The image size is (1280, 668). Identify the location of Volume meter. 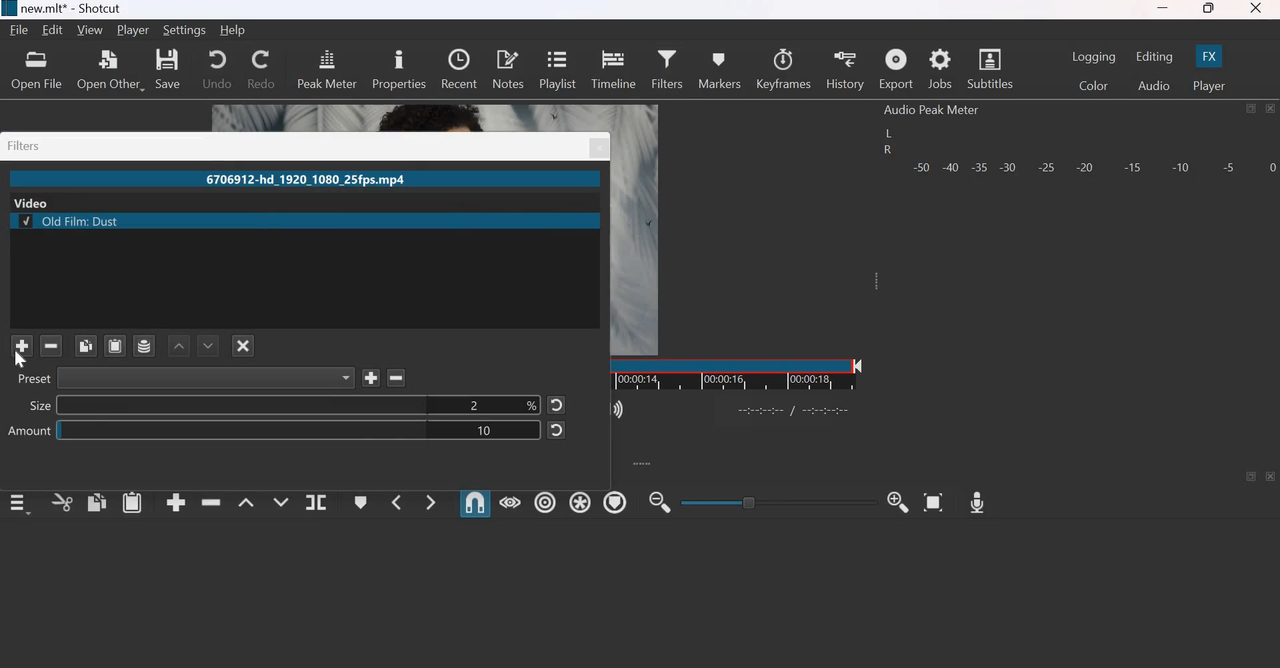
(1093, 168).